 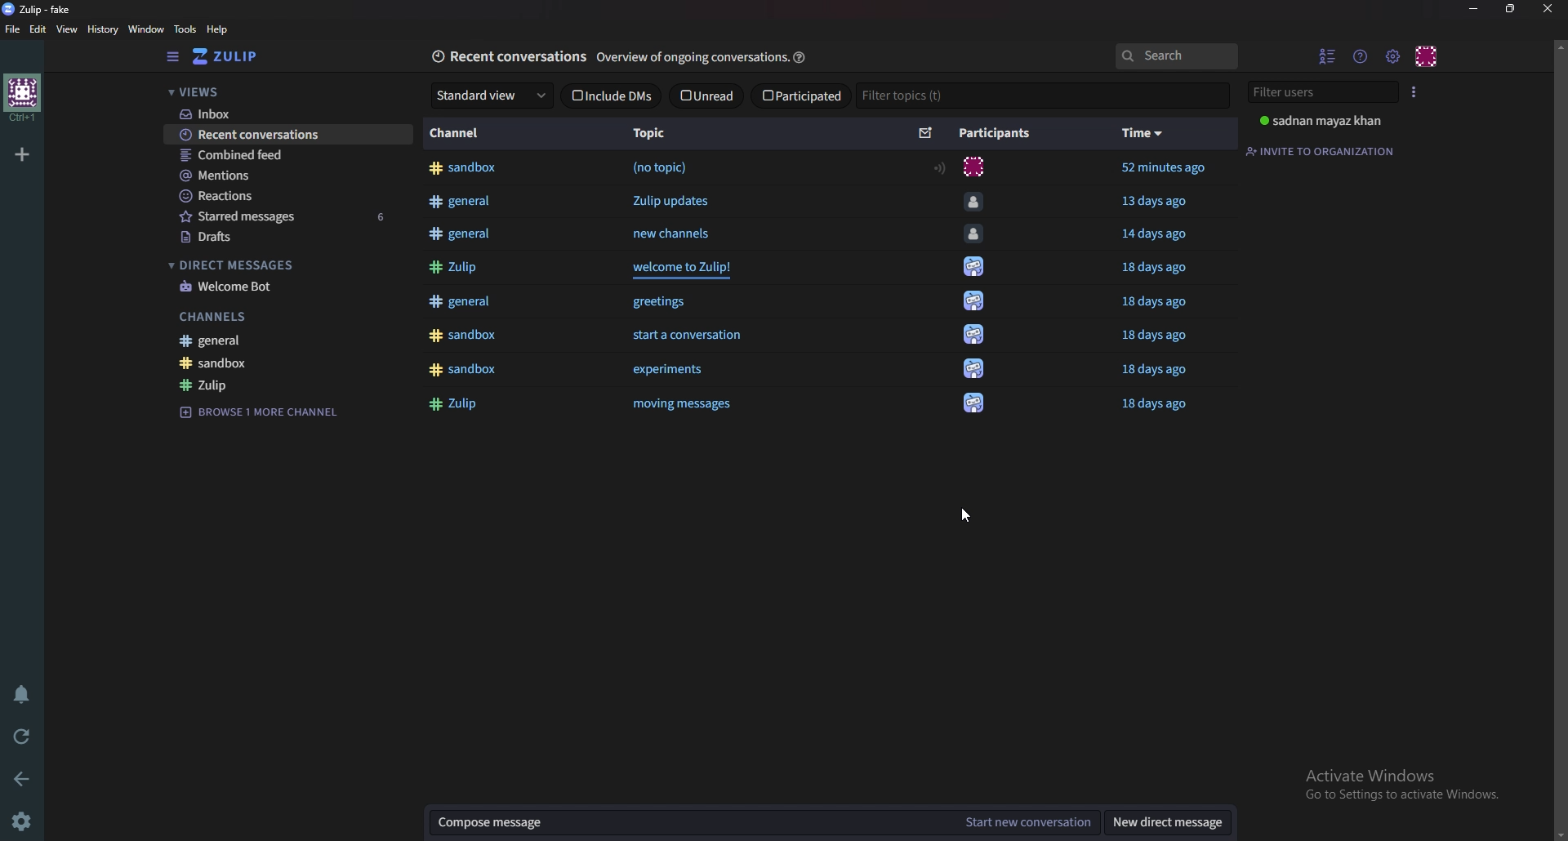 What do you see at coordinates (185, 29) in the screenshot?
I see `Tools` at bounding box center [185, 29].